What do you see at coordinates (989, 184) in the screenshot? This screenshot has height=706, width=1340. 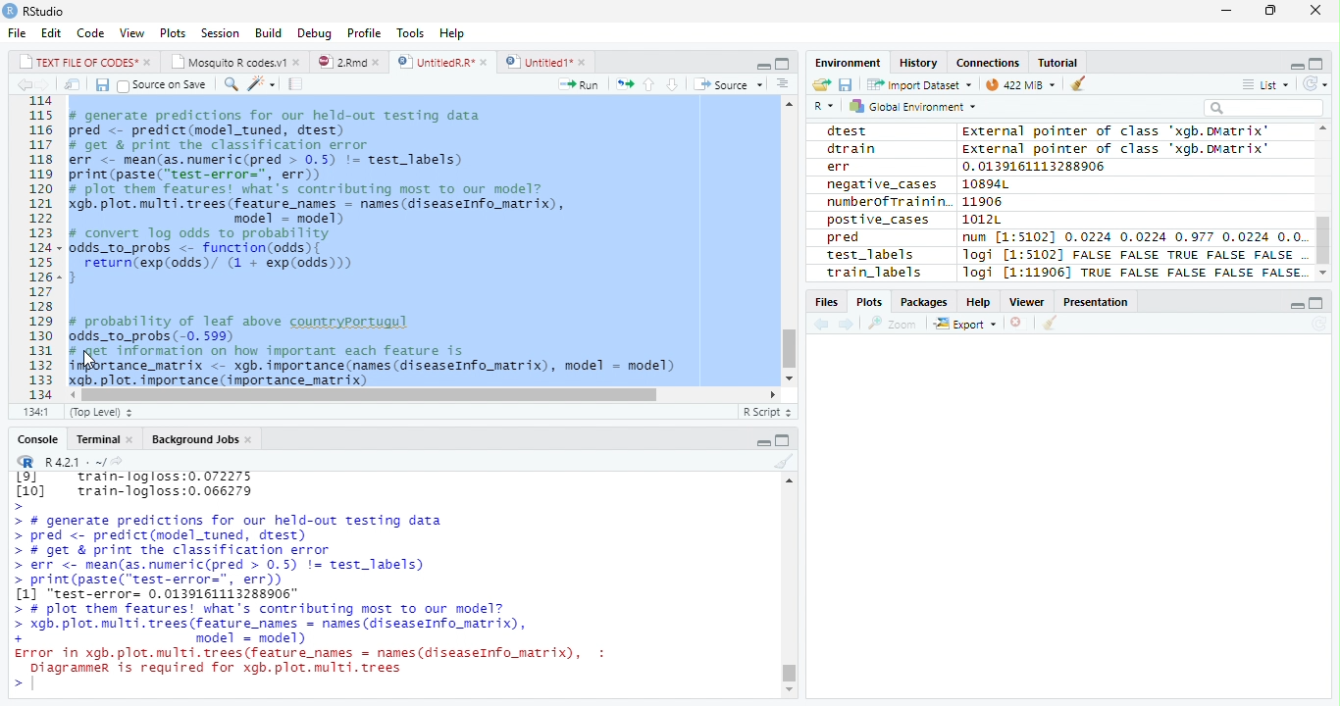 I see `10894L` at bounding box center [989, 184].